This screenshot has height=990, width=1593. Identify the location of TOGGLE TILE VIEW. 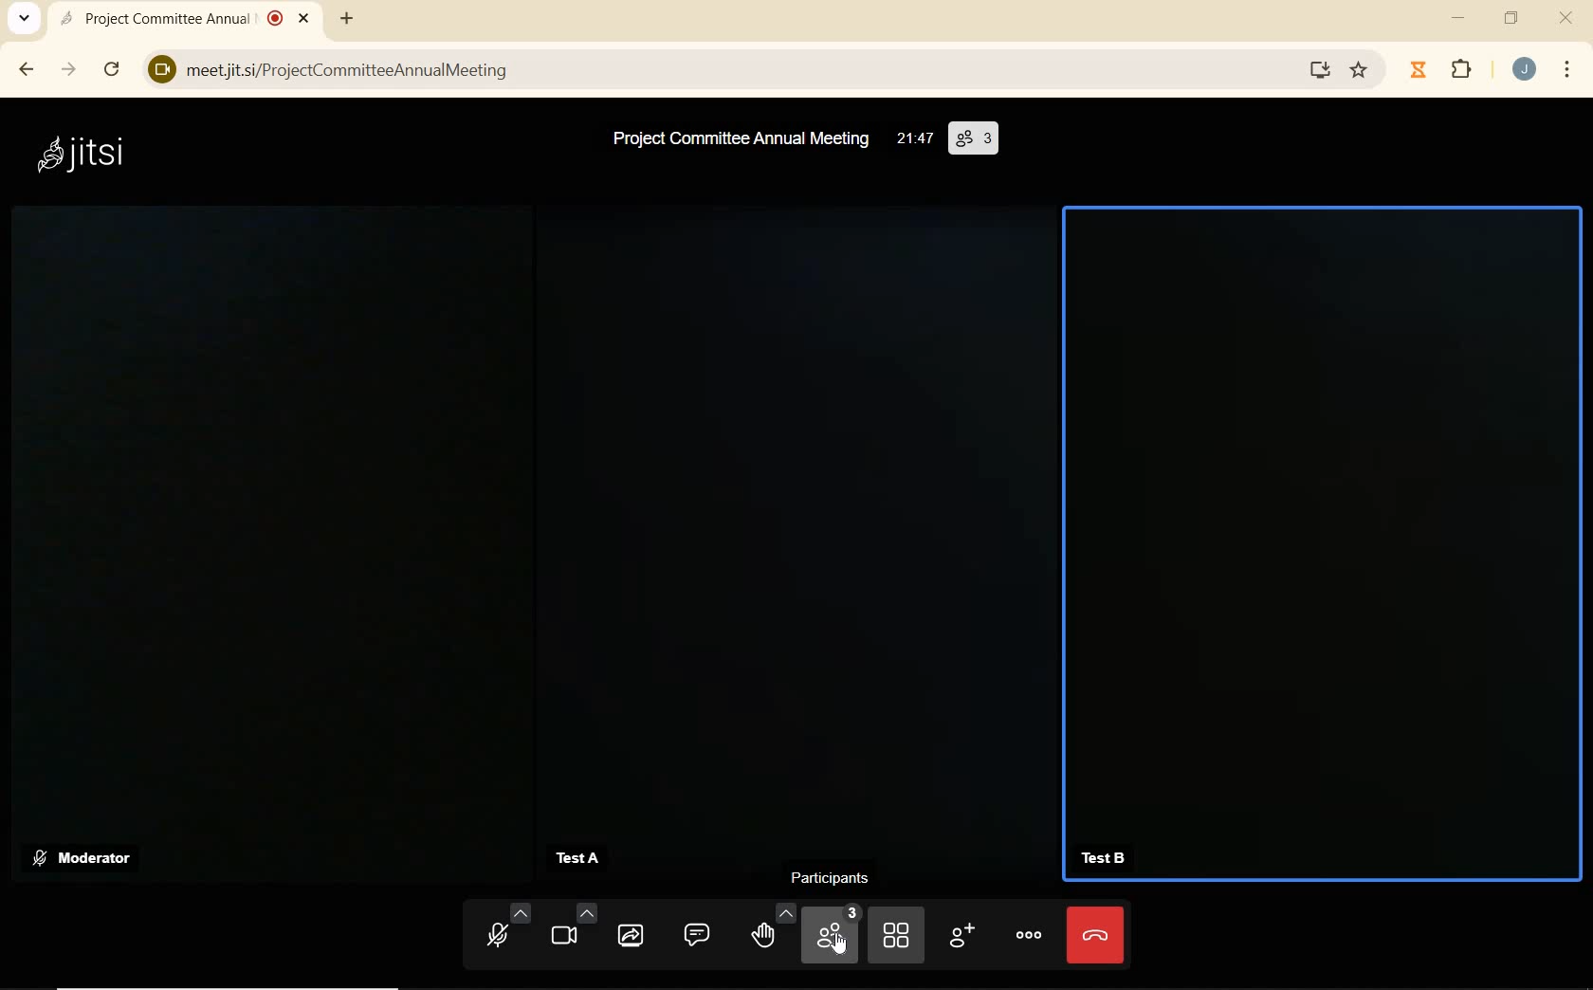
(897, 932).